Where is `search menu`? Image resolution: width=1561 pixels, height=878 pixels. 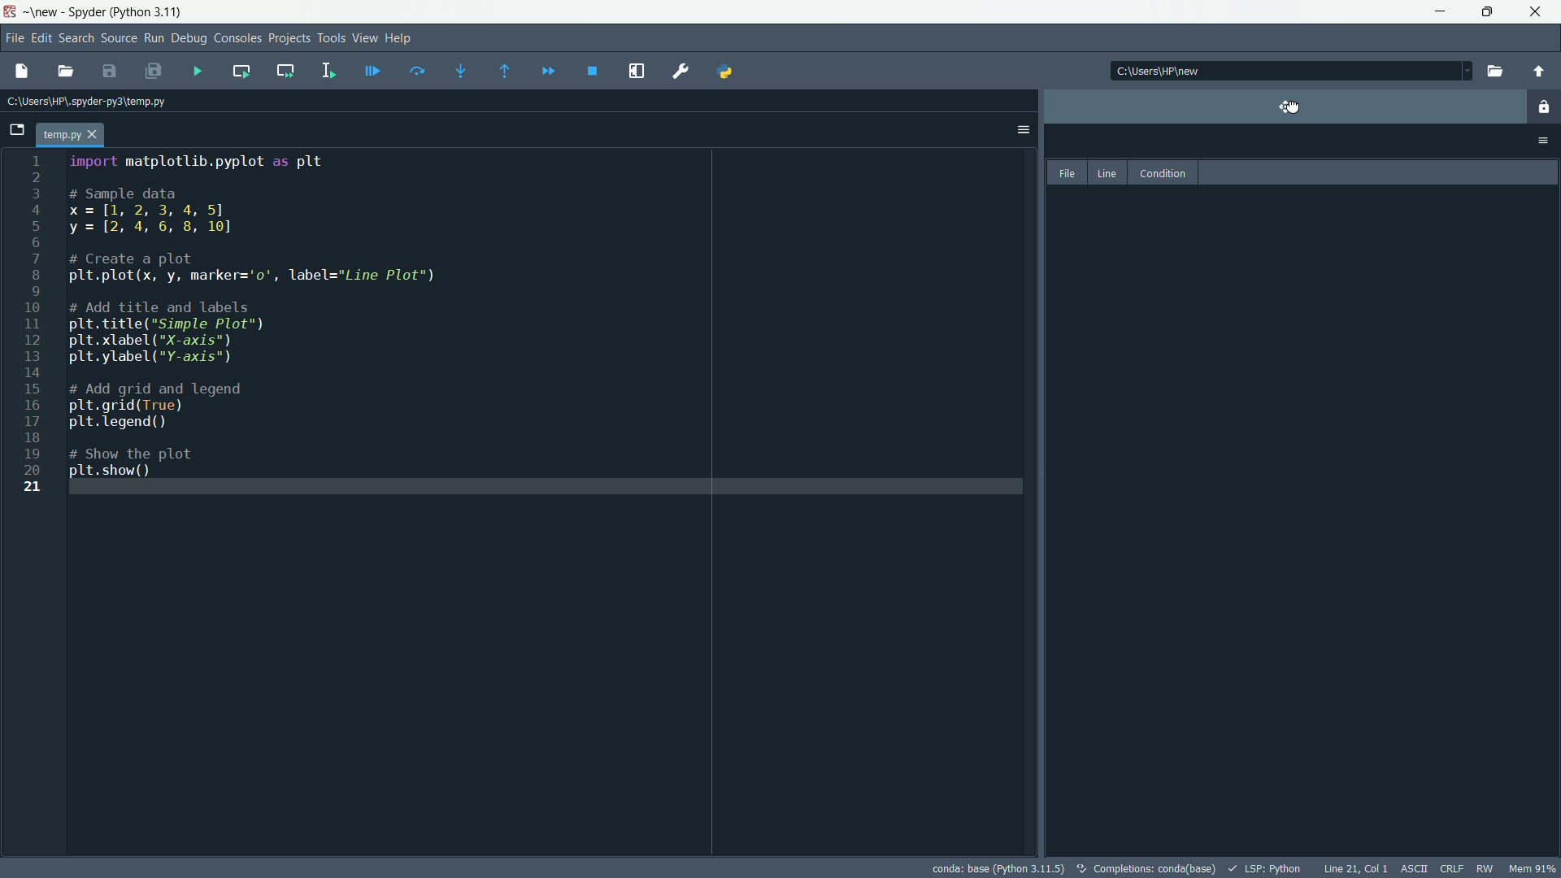 search menu is located at coordinates (77, 39).